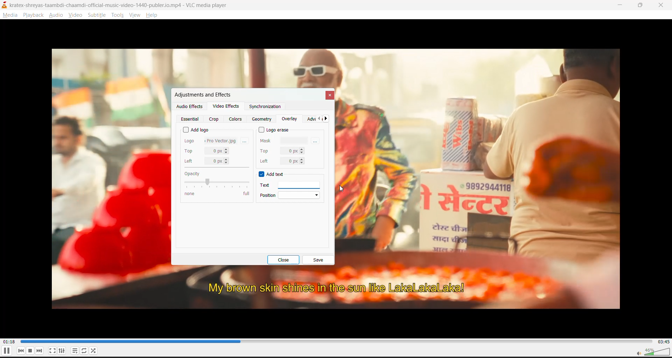 The height and width of the screenshot is (358, 672). What do you see at coordinates (10, 341) in the screenshot?
I see `current track time` at bounding box center [10, 341].